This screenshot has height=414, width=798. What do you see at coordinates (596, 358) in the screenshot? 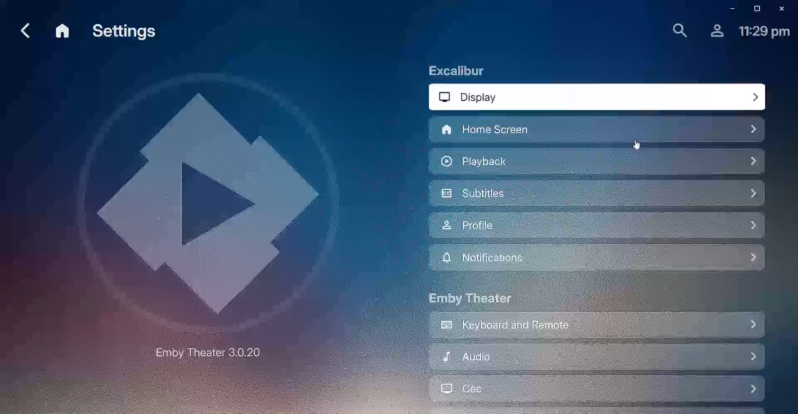
I see `Audio` at bounding box center [596, 358].